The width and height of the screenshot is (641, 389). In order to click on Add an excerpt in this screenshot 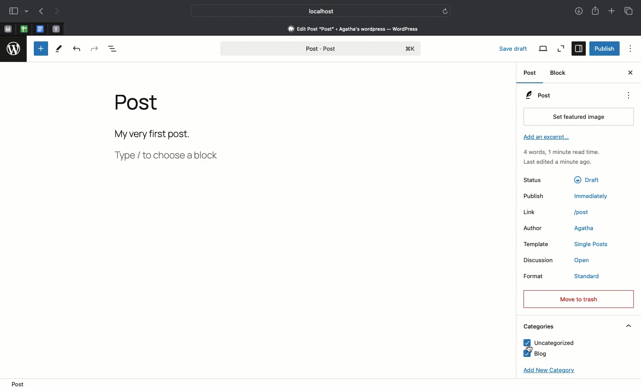, I will do `click(548, 138)`.